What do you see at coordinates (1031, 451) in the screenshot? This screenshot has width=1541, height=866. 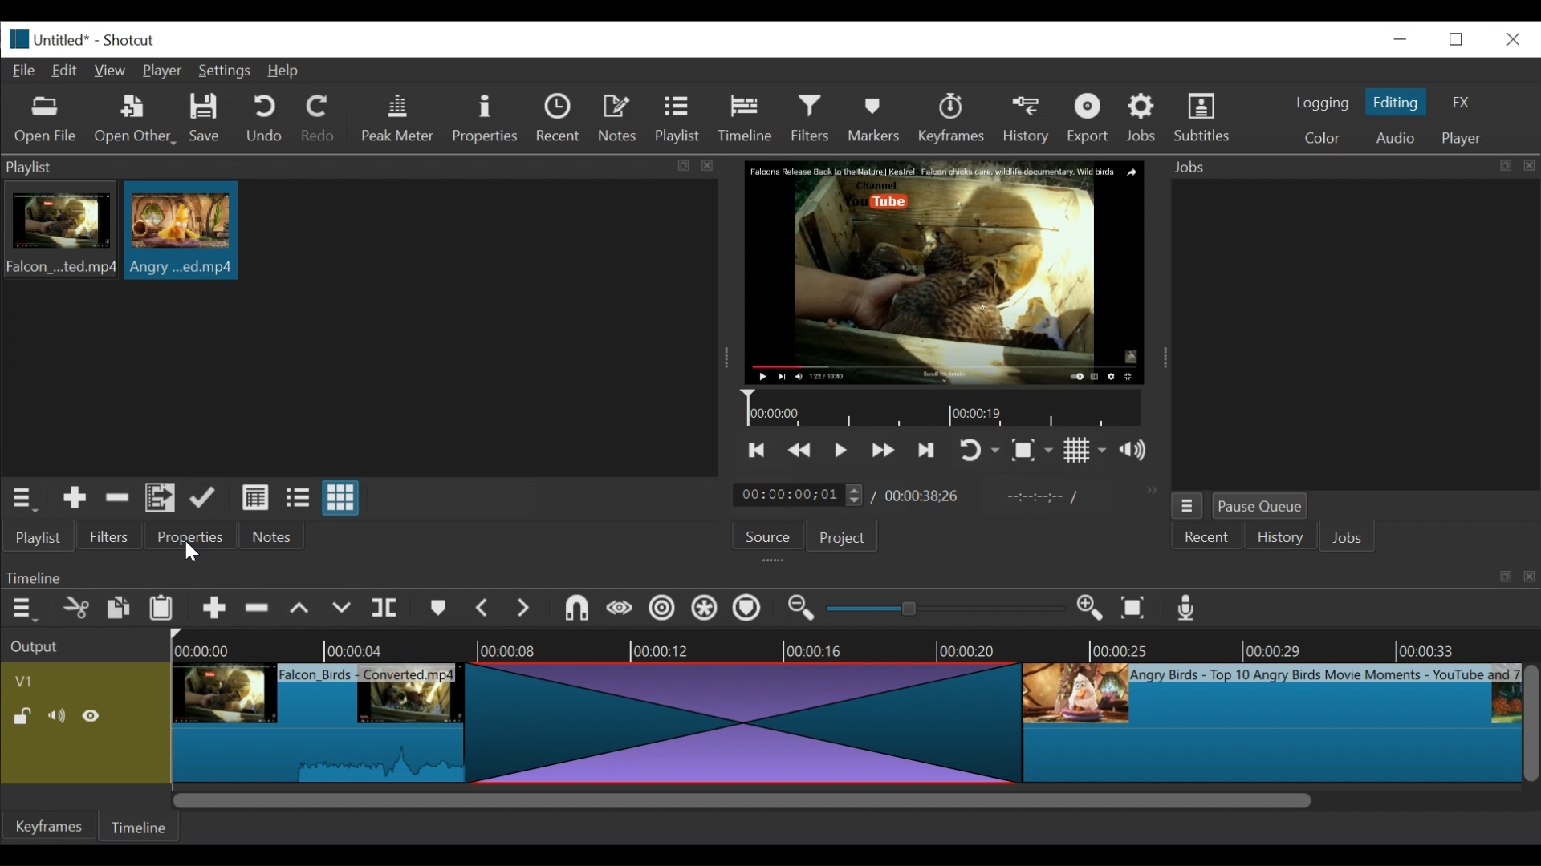 I see `Toggle zoom` at bounding box center [1031, 451].